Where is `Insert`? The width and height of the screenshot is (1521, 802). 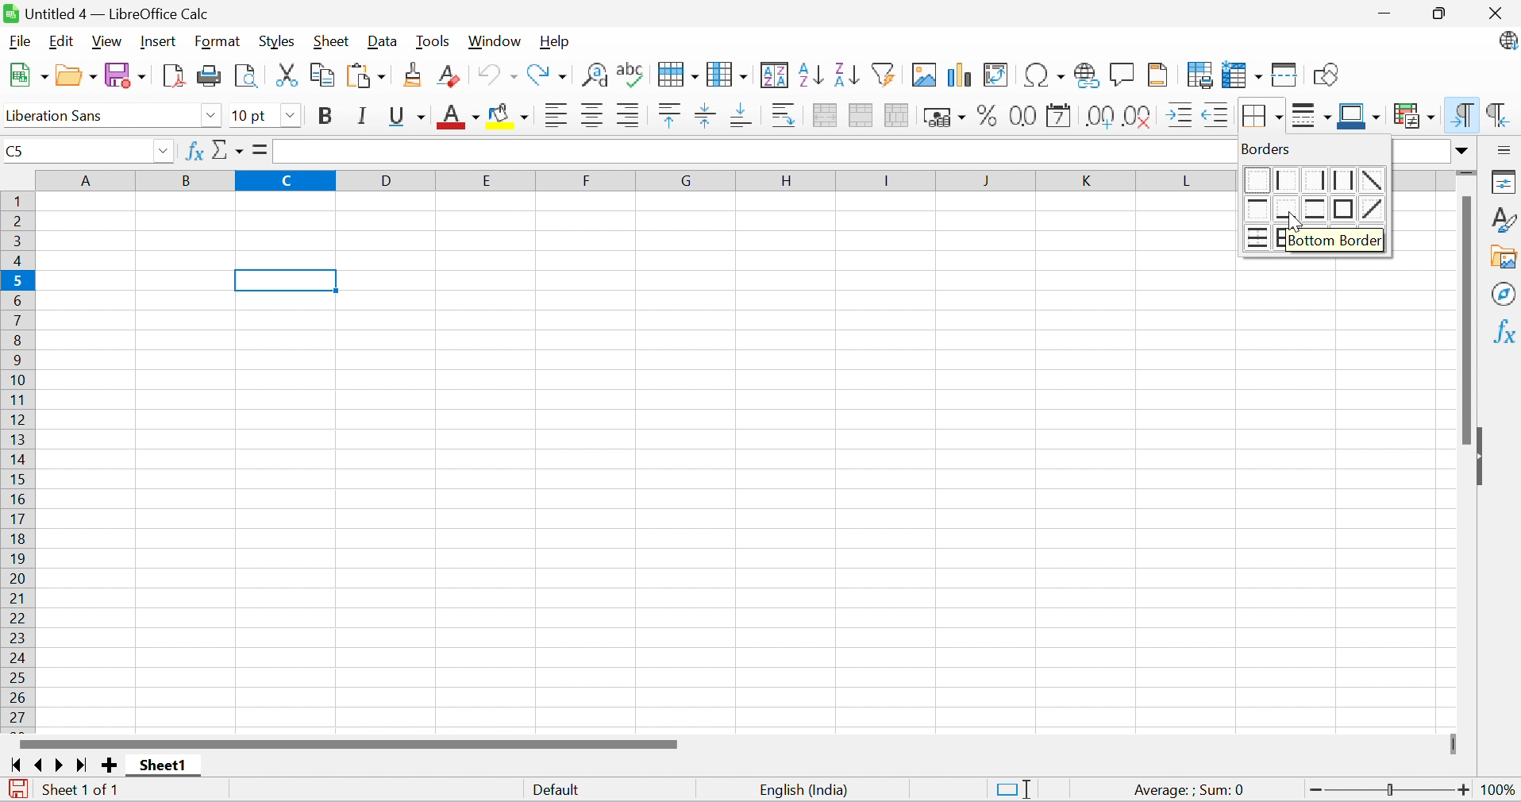 Insert is located at coordinates (159, 41).